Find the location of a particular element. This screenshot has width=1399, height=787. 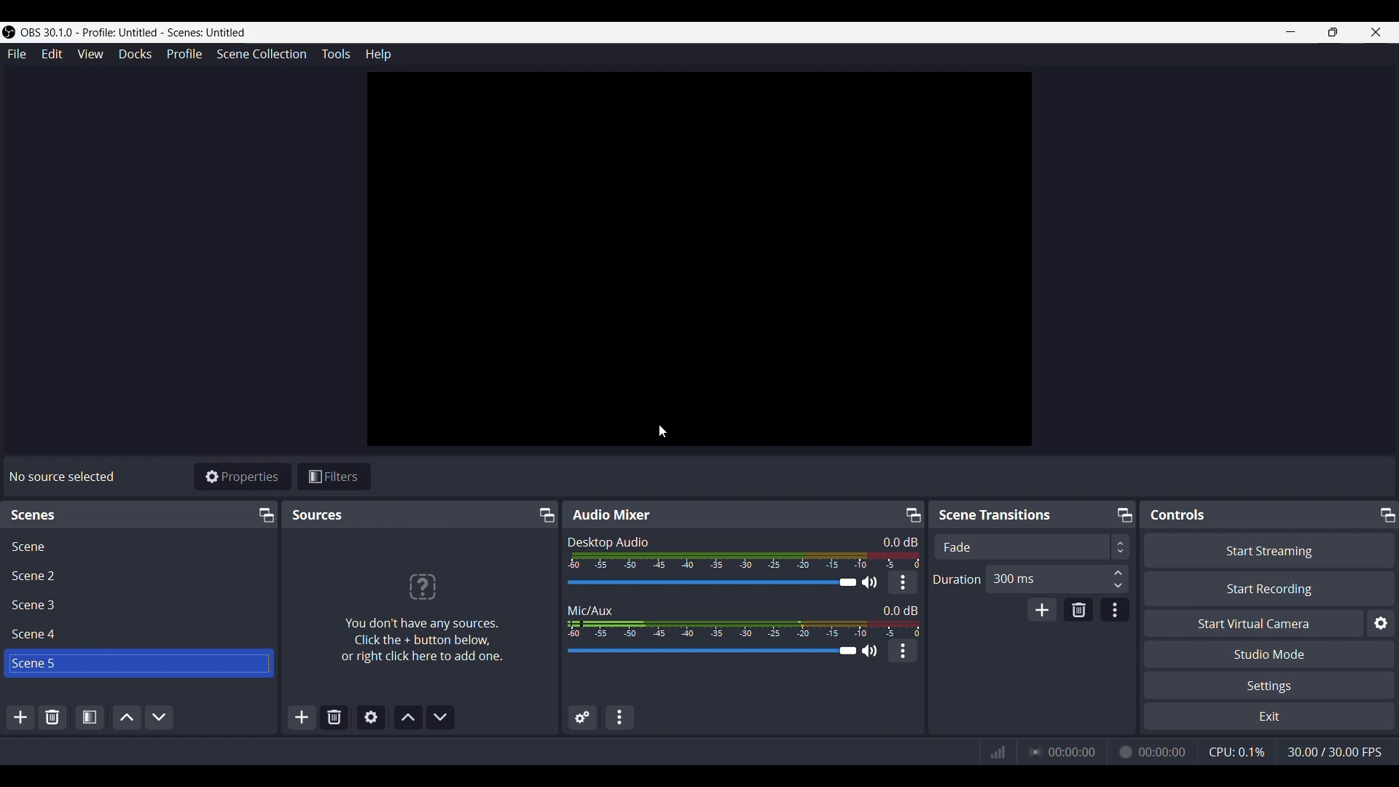

Minimize is located at coordinates (547, 514).